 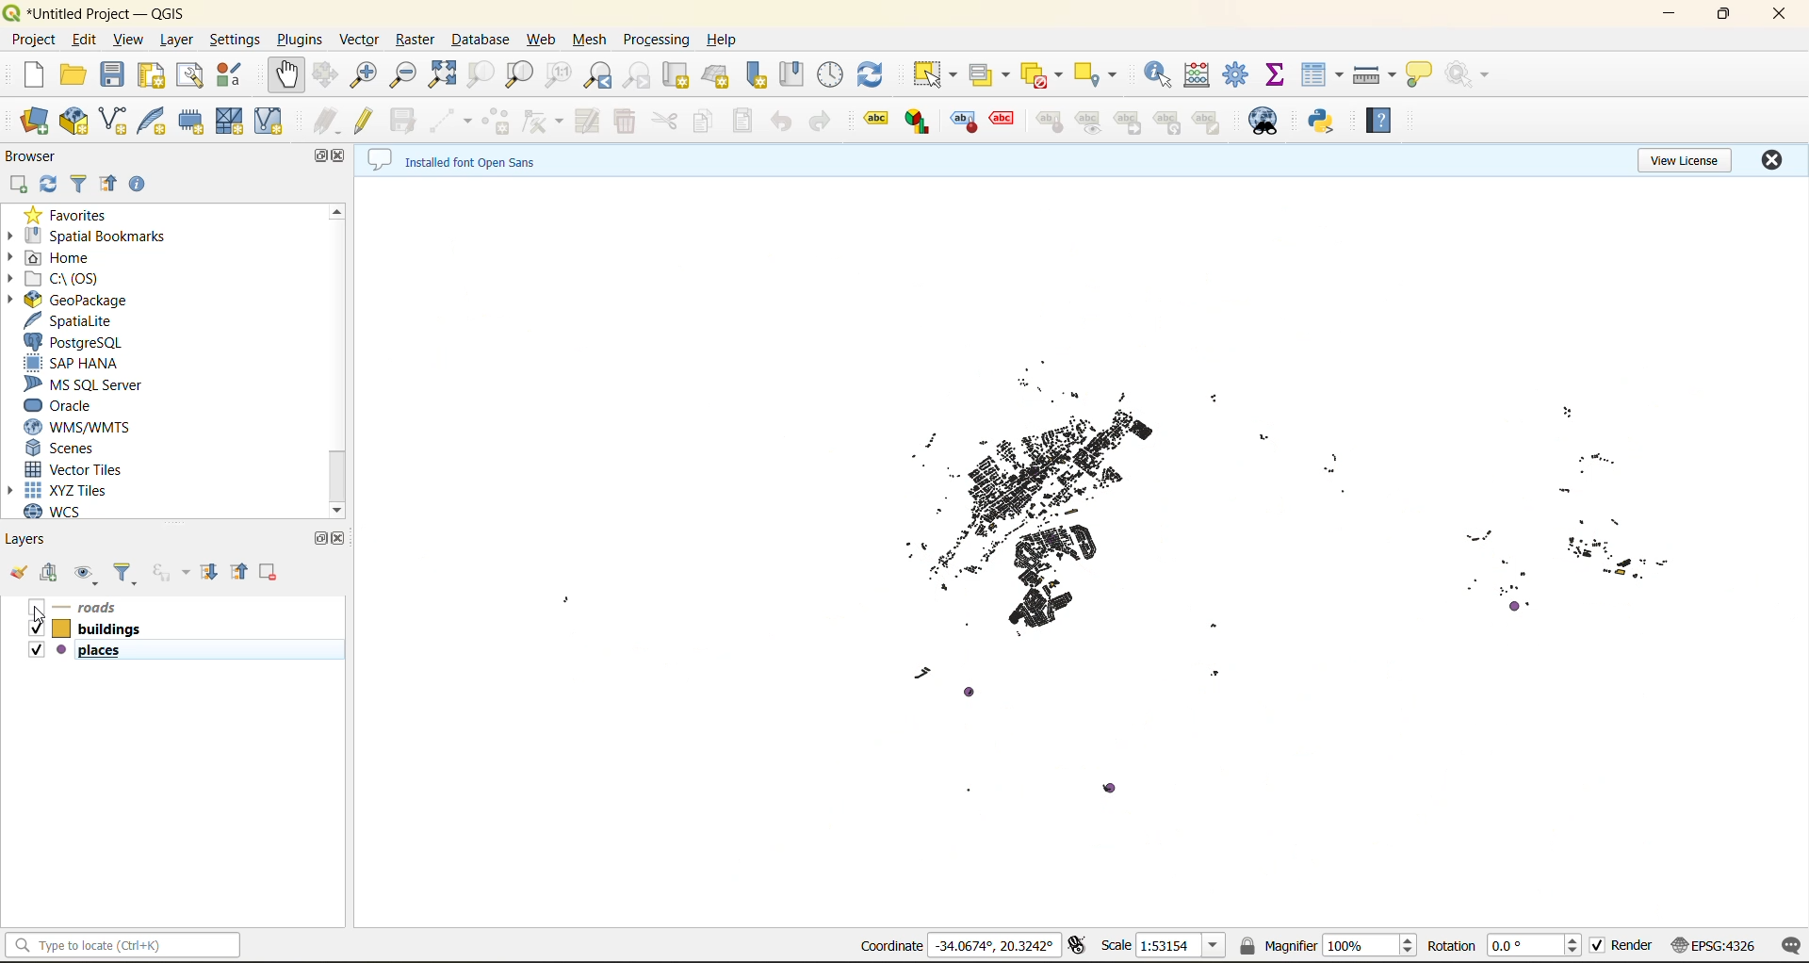 What do you see at coordinates (269, 573) in the screenshot?
I see `remove` at bounding box center [269, 573].